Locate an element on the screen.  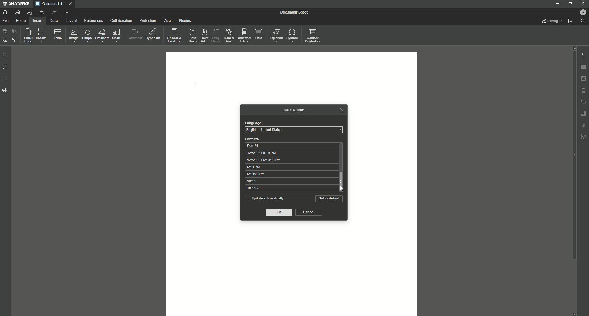
Layout is located at coordinates (71, 21).